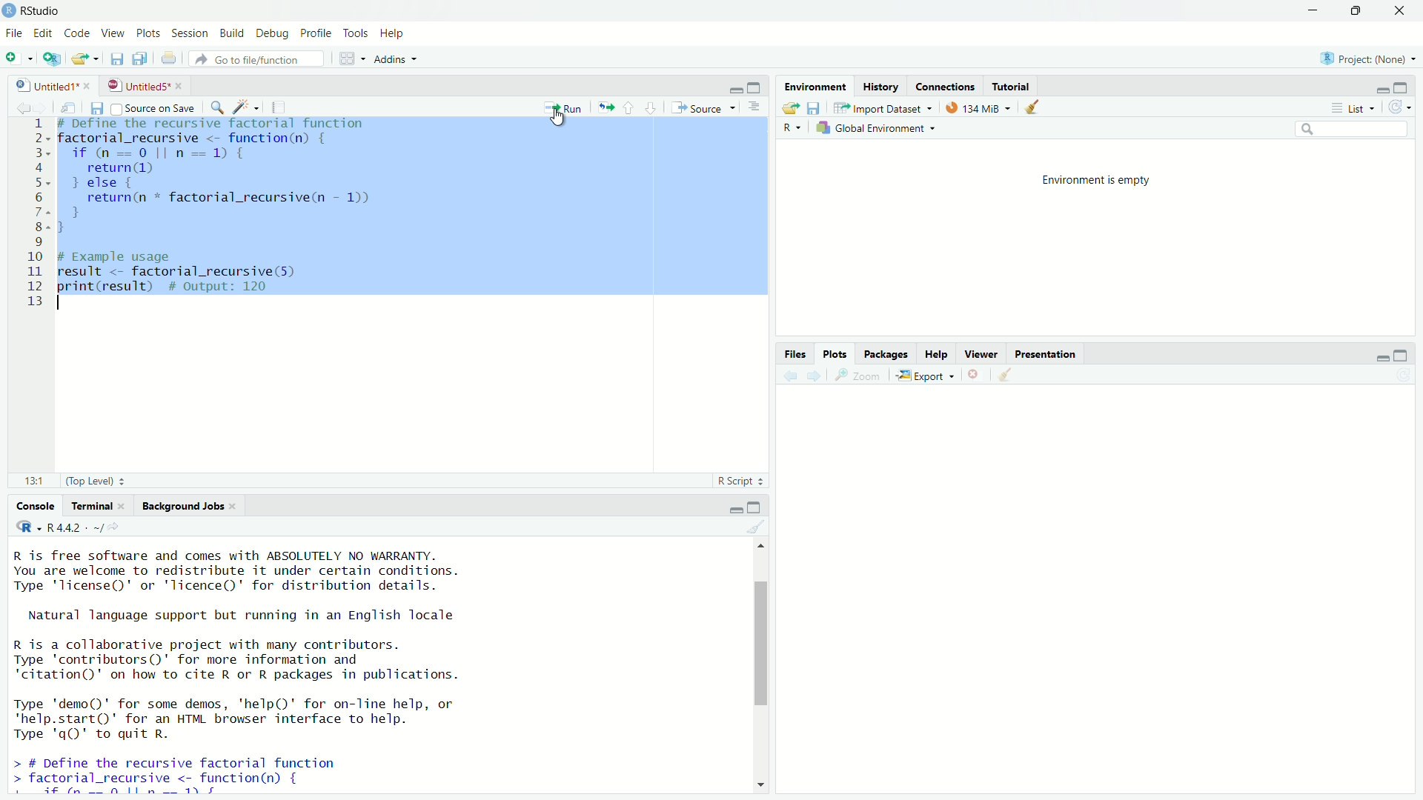  Describe the element at coordinates (938, 353) in the screenshot. I see `Help` at that location.